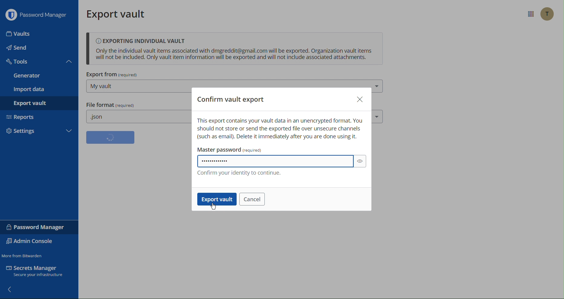  What do you see at coordinates (38, 16) in the screenshot?
I see `Password Manager` at bounding box center [38, 16].